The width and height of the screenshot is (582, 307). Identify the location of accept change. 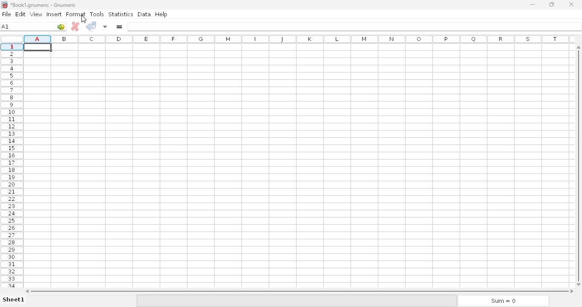
(91, 26).